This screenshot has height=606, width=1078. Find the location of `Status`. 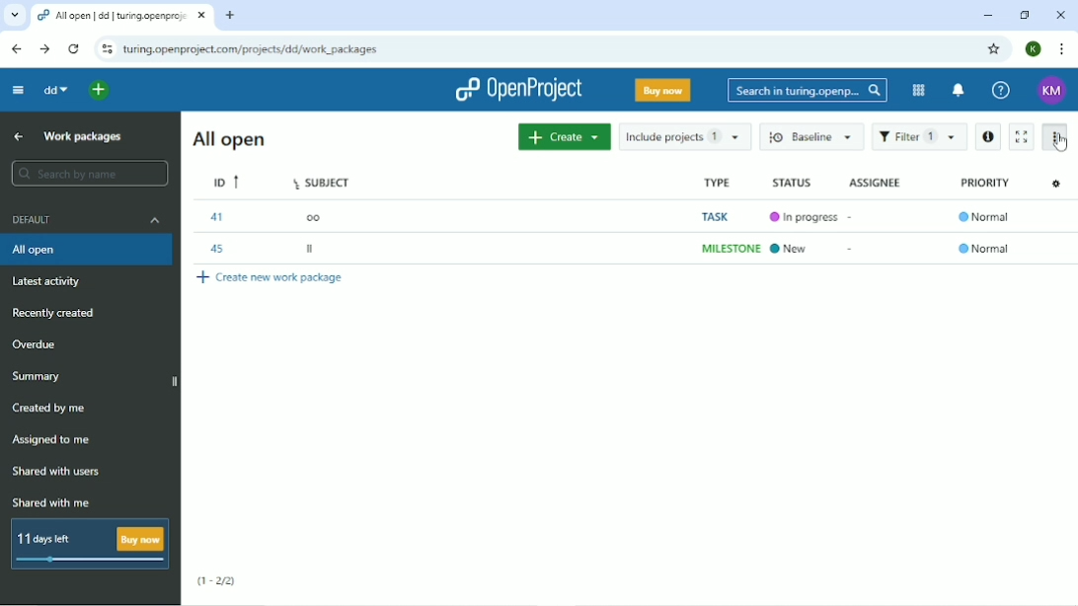

Status is located at coordinates (792, 182).